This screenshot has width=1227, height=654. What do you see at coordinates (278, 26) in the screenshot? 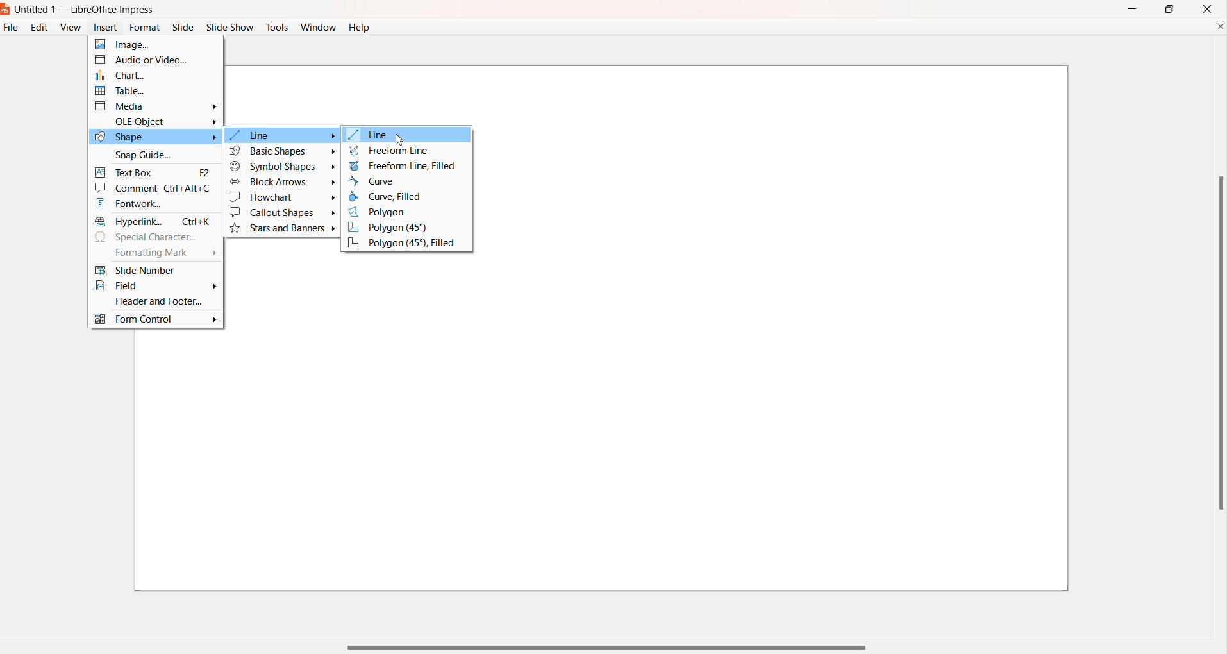
I see `Tools` at bounding box center [278, 26].